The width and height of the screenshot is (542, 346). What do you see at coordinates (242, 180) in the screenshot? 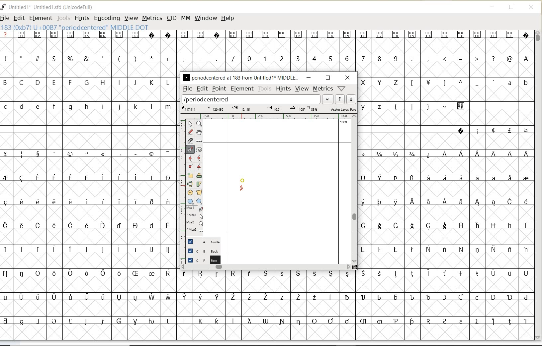
I see `dot` at bounding box center [242, 180].